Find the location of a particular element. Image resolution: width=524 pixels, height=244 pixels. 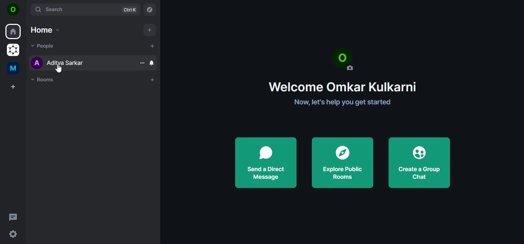

people is located at coordinates (44, 46).